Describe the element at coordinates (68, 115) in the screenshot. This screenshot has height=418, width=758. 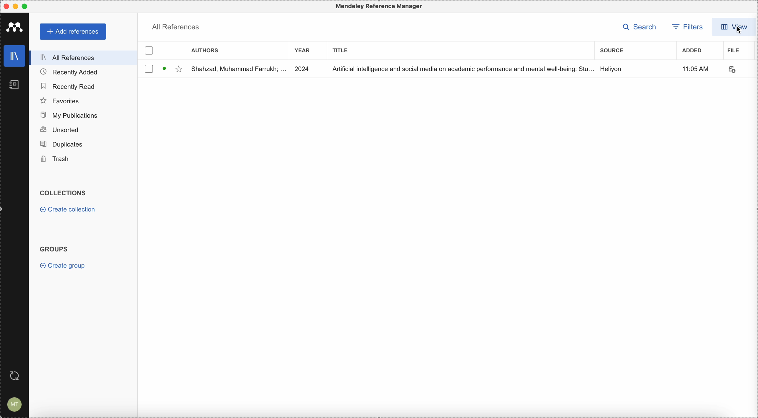
I see `my publications` at that location.